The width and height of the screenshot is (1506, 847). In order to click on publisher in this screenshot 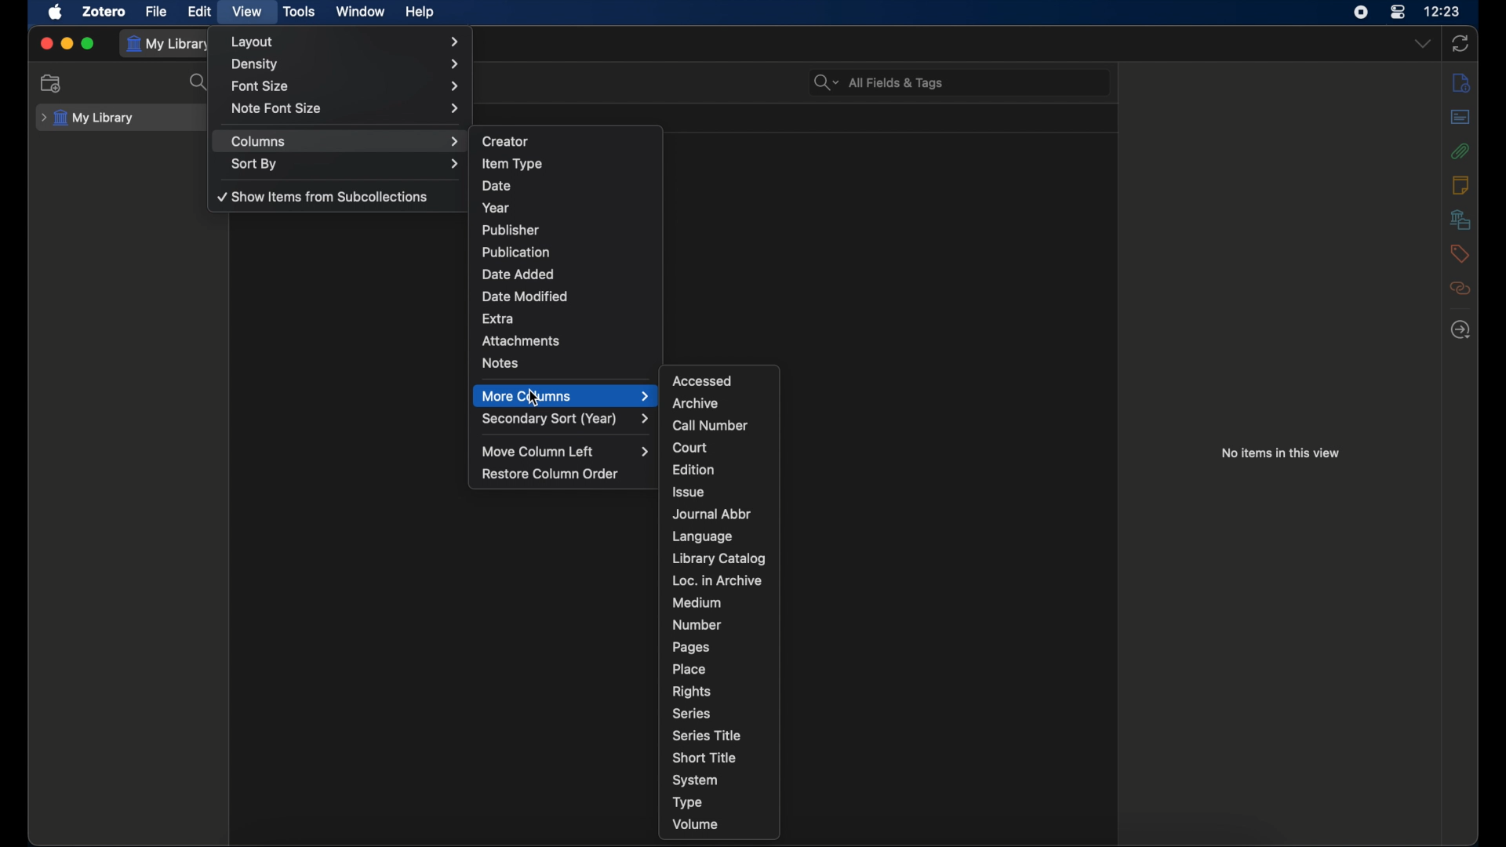, I will do `click(510, 230)`.